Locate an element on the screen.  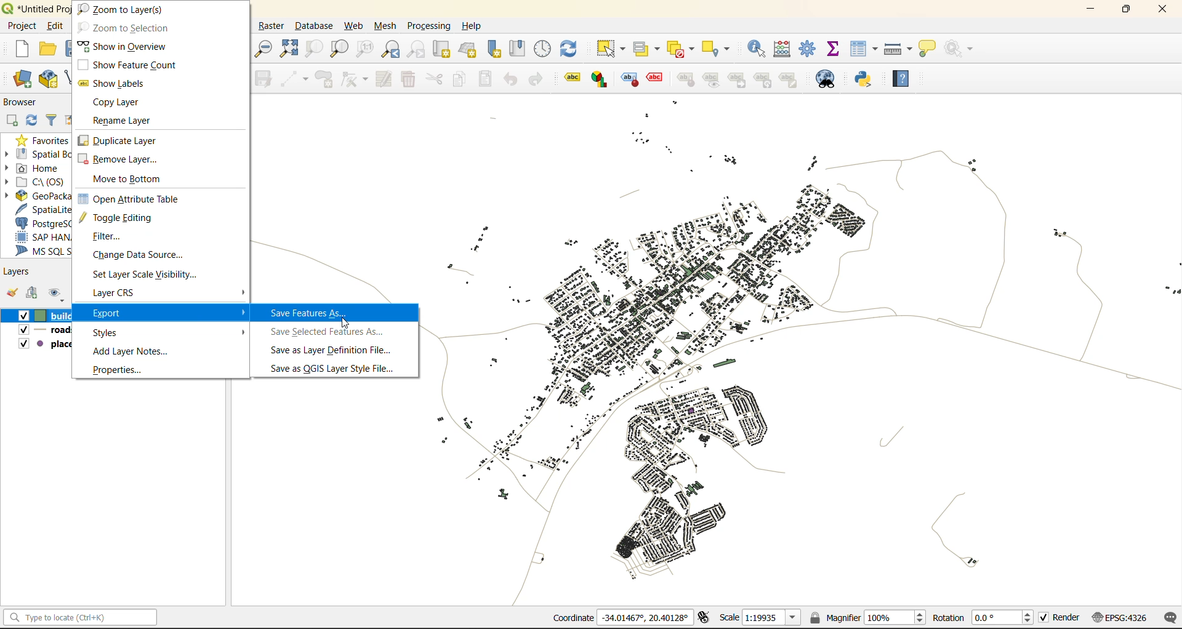
remove layer is located at coordinates (121, 160).